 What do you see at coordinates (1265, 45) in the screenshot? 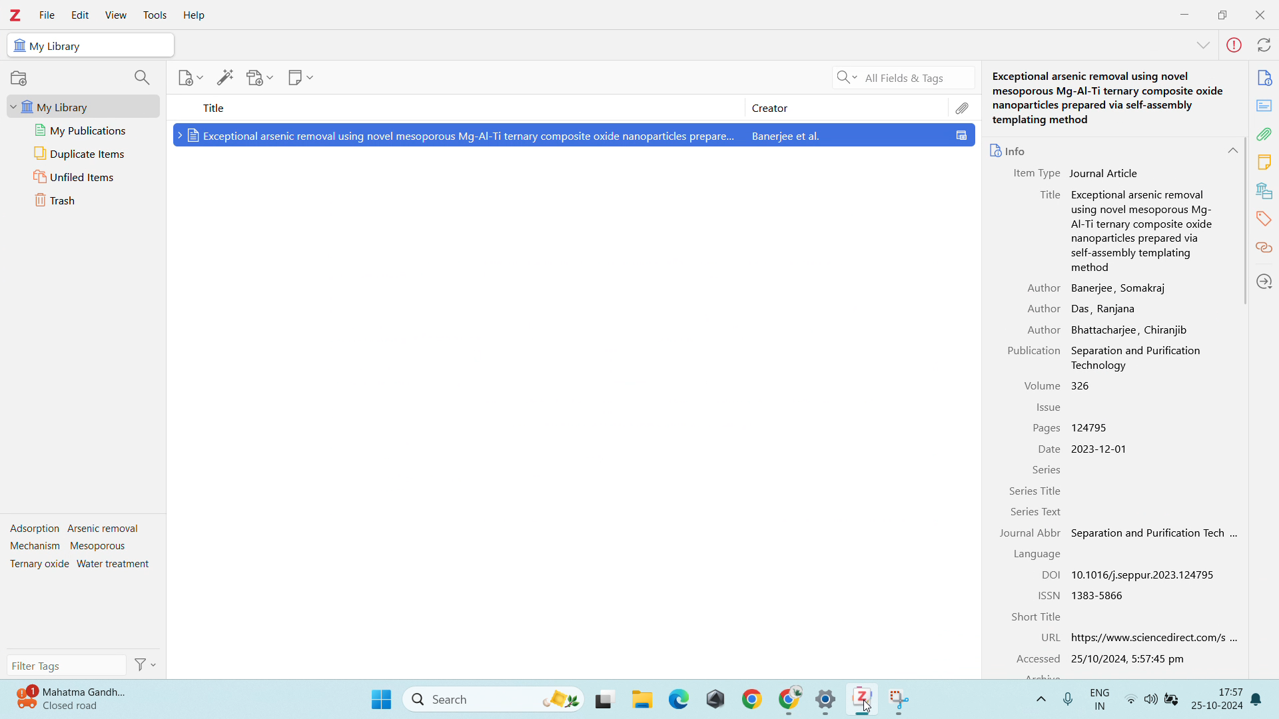
I see `sync with zotero.org` at bounding box center [1265, 45].